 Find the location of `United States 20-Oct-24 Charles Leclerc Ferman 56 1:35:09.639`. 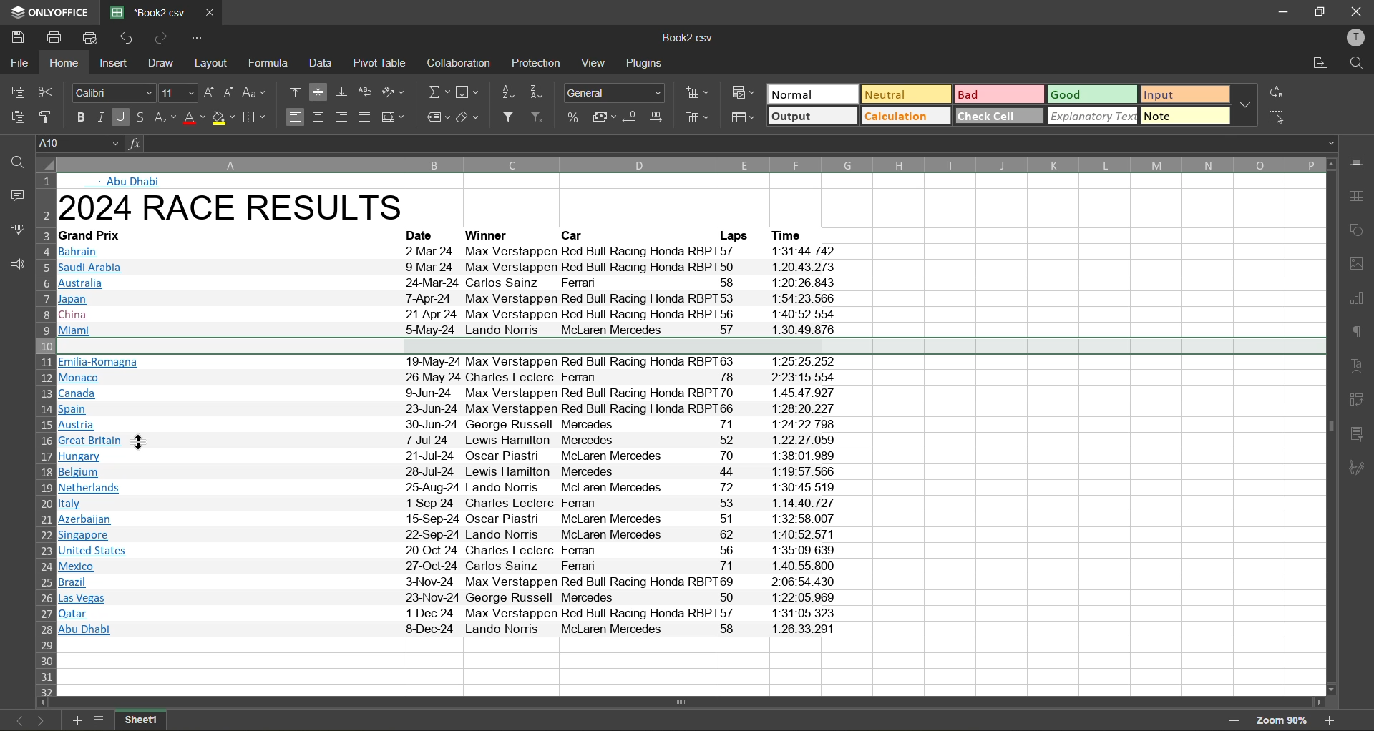

United States 20-Oct-24 Charles Leclerc Ferman 56 1:35:09.639 is located at coordinates (449, 552).